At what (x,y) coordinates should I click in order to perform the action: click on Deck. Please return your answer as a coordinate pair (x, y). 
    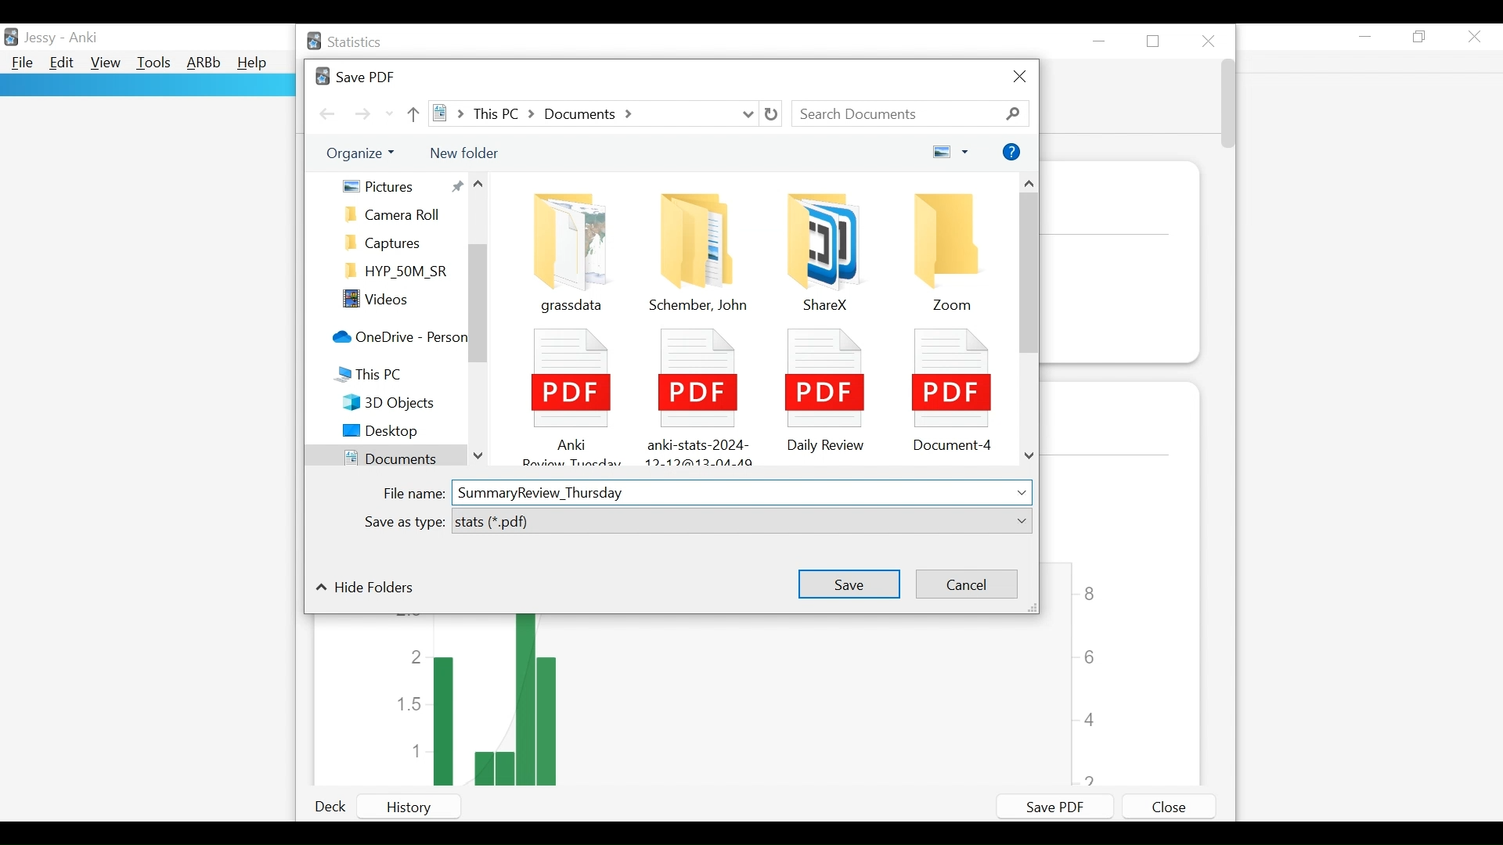
    Looking at the image, I should click on (335, 807).